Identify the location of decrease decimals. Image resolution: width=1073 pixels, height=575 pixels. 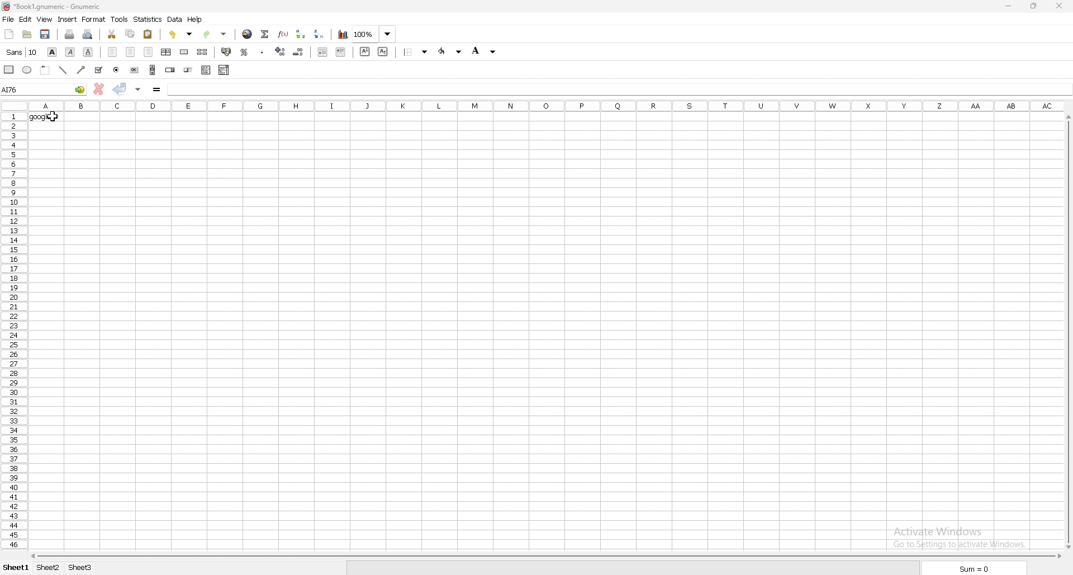
(298, 52).